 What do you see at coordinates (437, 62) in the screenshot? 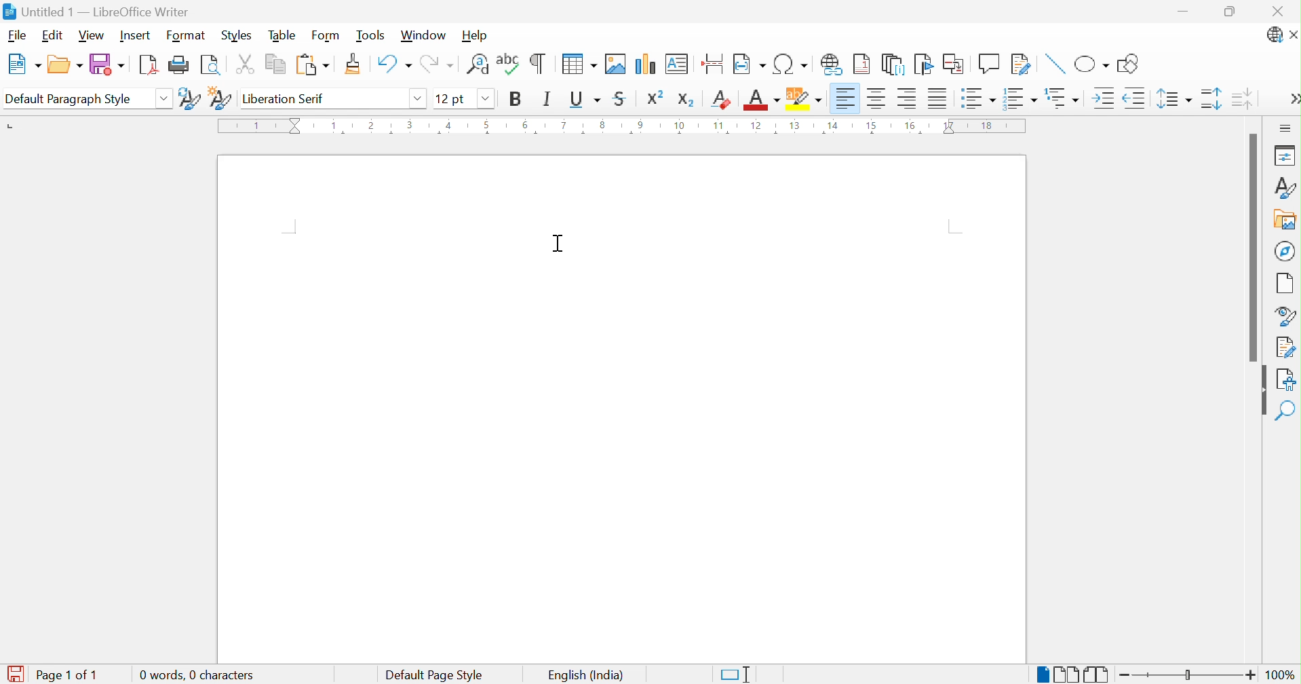
I see `Redo` at bounding box center [437, 62].